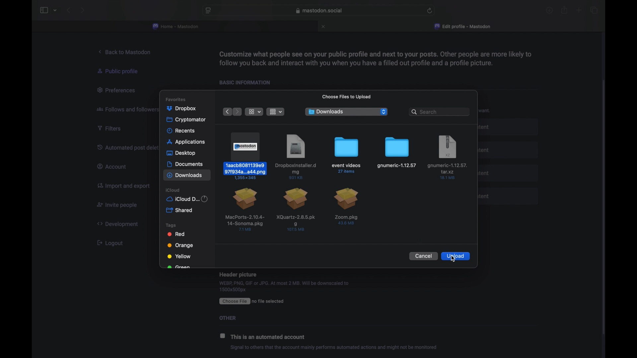 This screenshot has height=358, width=637. What do you see at coordinates (176, 27) in the screenshot?
I see `home - mastodon` at bounding box center [176, 27].